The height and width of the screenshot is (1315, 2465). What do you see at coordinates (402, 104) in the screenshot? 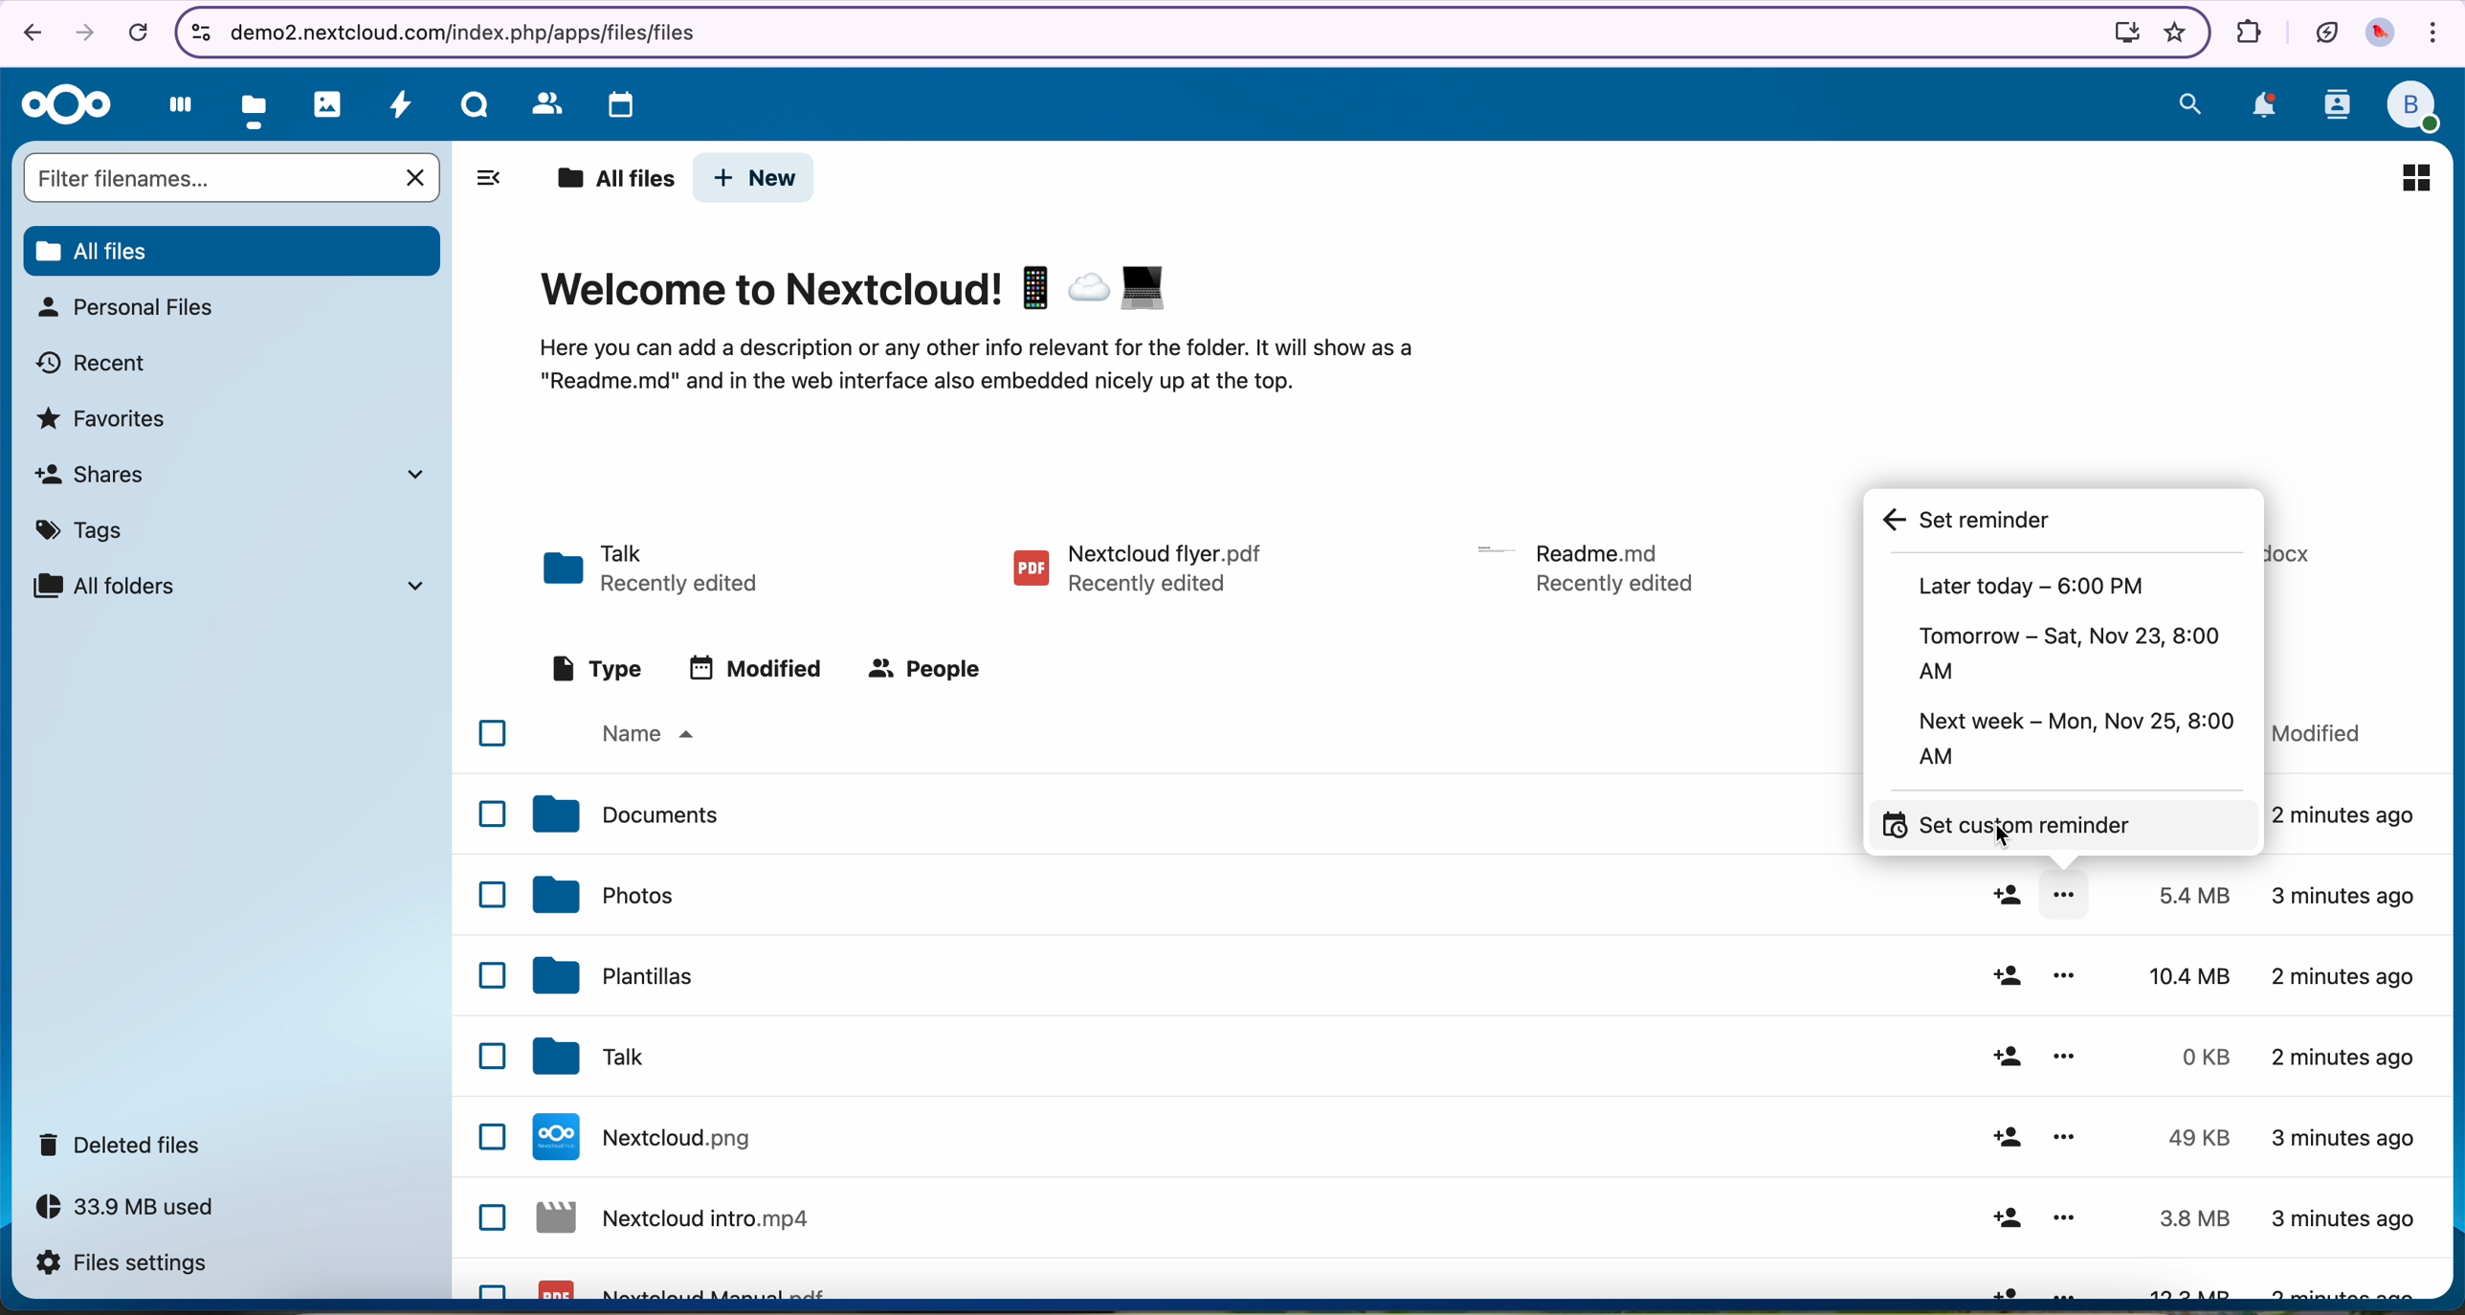
I see `activity` at bounding box center [402, 104].